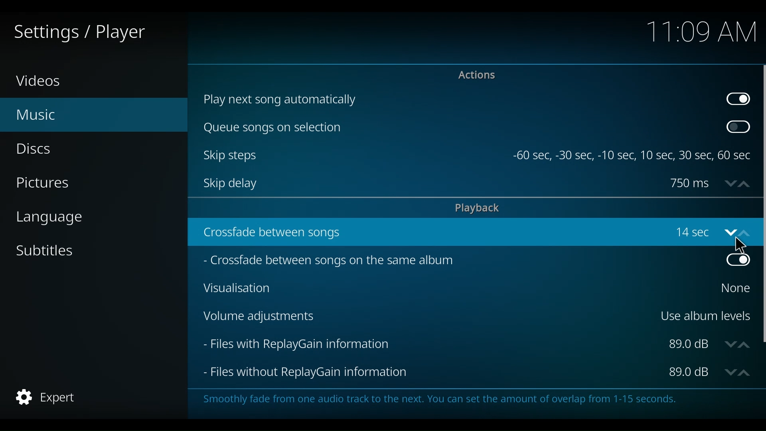 This screenshot has height=431, width=766. What do you see at coordinates (693, 232) in the screenshot?
I see `14sec` at bounding box center [693, 232].